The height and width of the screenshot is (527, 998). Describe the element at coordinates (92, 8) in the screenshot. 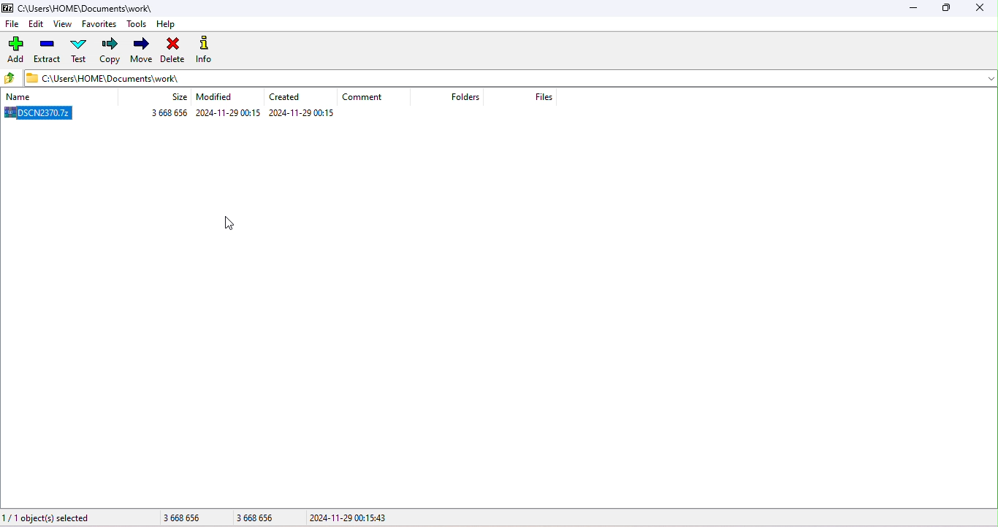

I see `c\users\home\documents\work\` at that location.